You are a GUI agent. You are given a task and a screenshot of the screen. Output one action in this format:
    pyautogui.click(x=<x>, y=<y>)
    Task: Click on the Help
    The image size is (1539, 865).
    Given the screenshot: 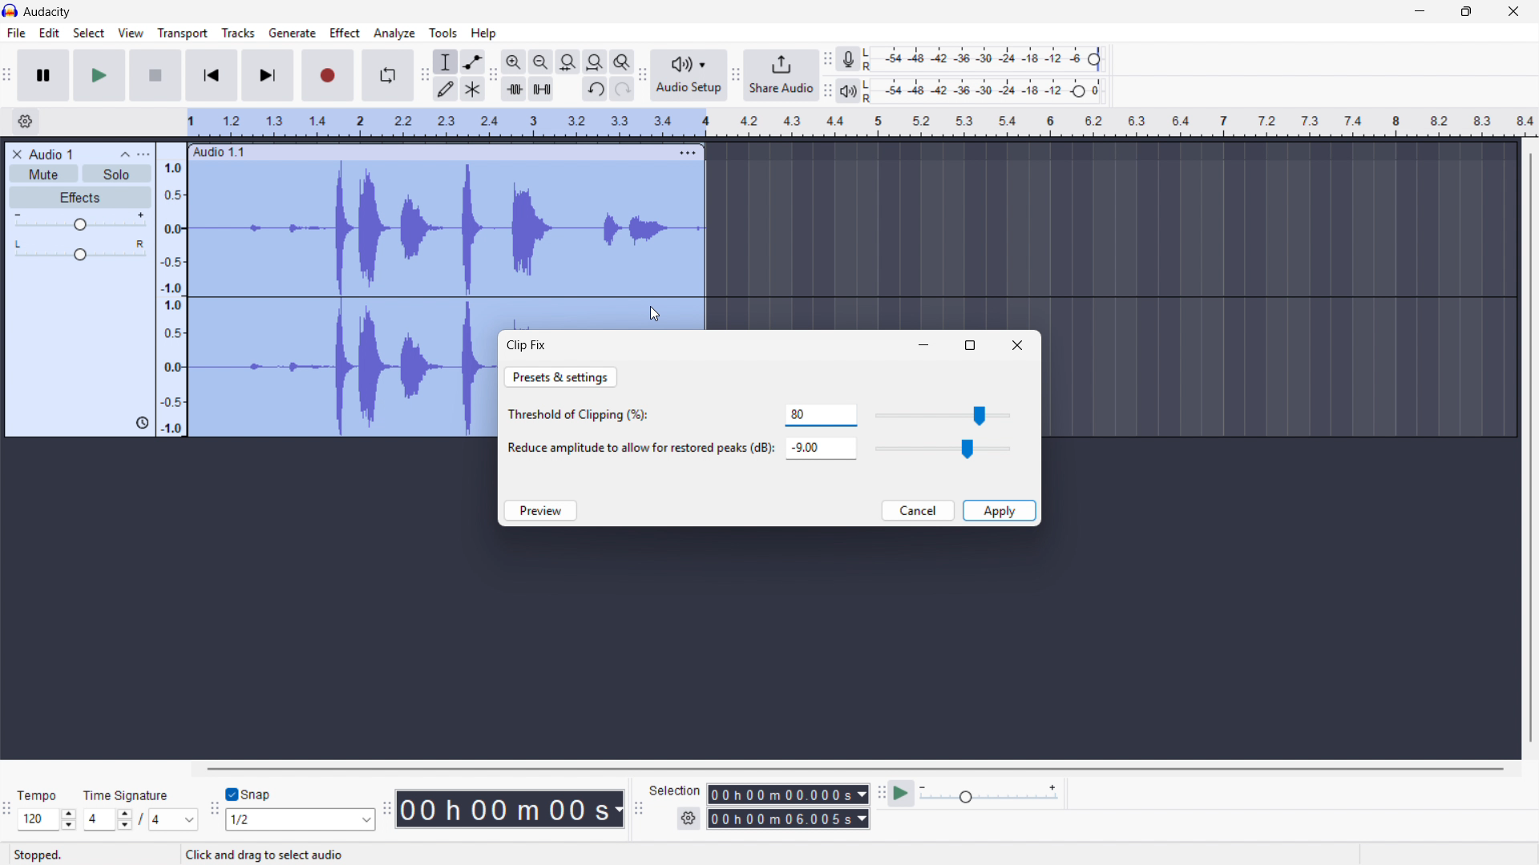 What is the action you would take?
    pyautogui.click(x=484, y=34)
    